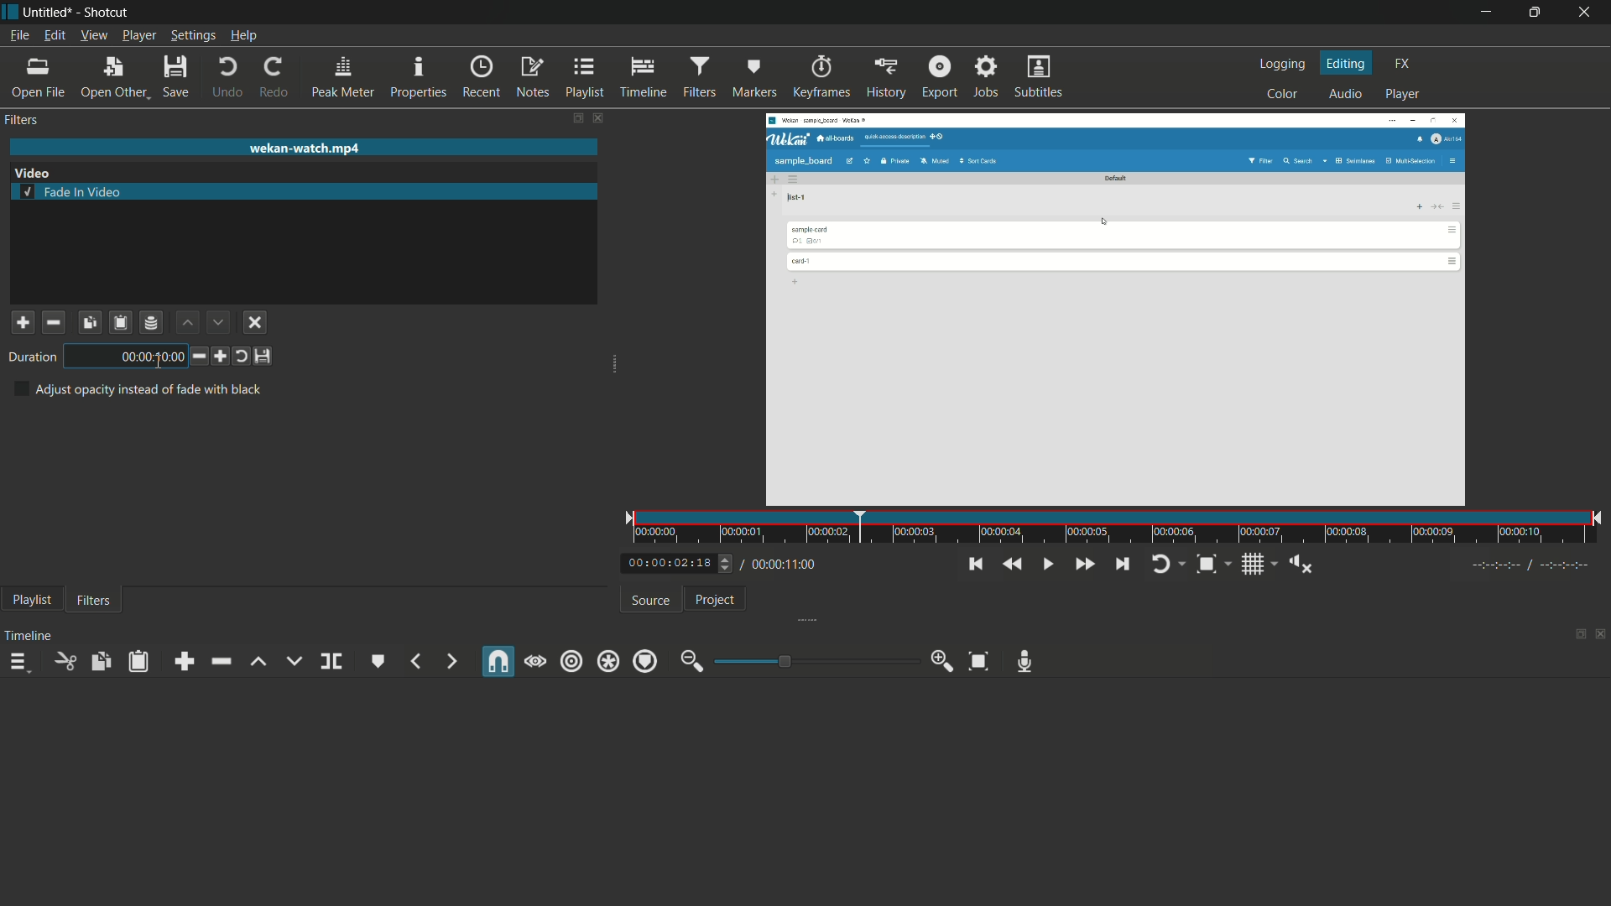 The width and height of the screenshot is (1611, 906). Describe the element at coordinates (753, 78) in the screenshot. I see `markers` at that location.